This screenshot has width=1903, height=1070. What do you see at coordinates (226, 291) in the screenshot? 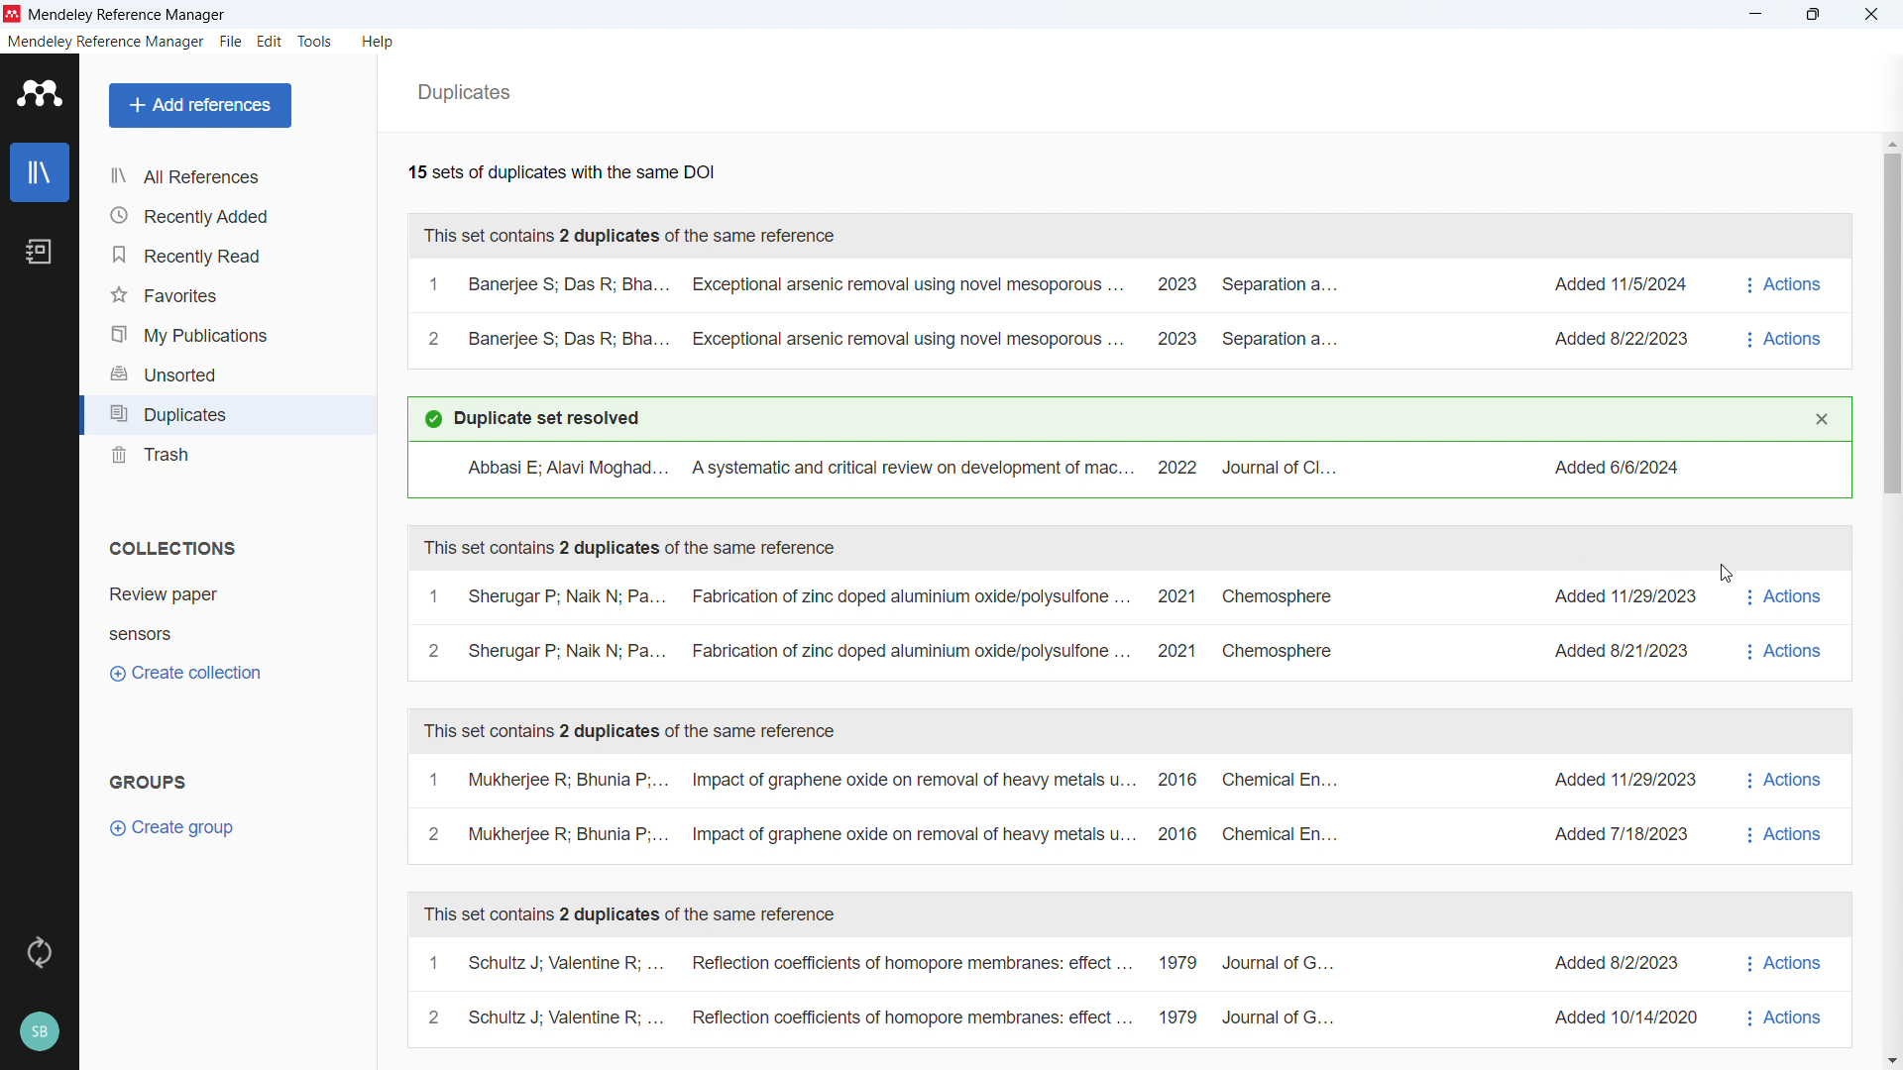
I see `Favourites ` at bounding box center [226, 291].